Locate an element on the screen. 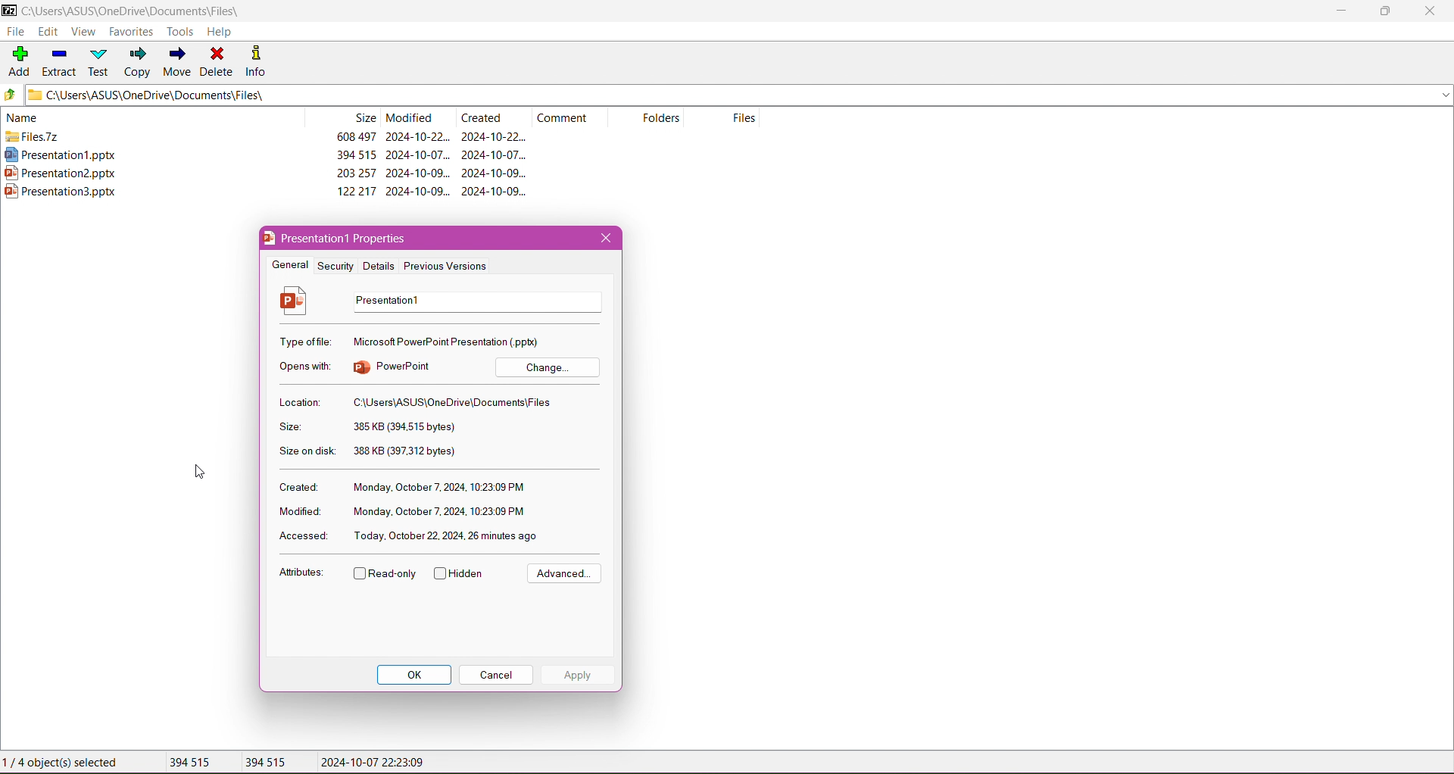 This screenshot has height=774, width=1454. Advanced is located at coordinates (564, 575).